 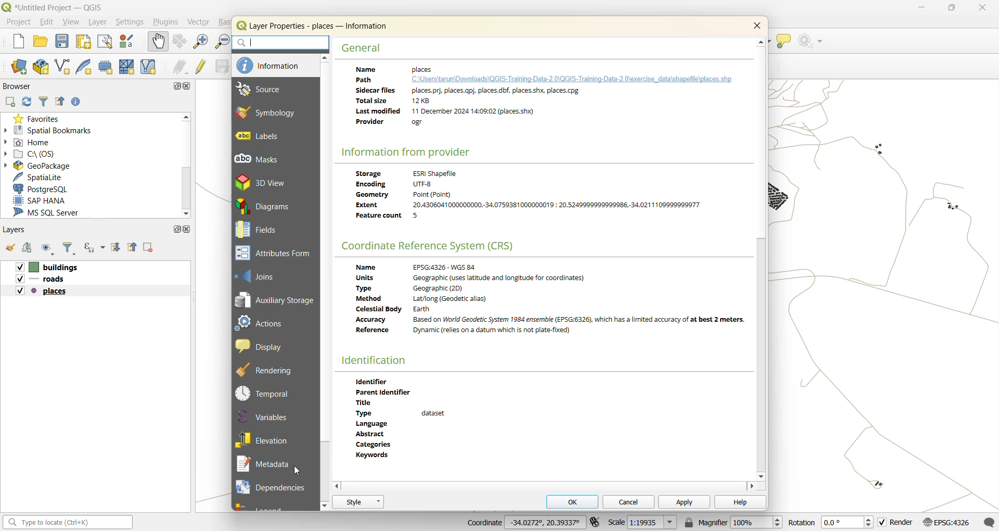 I want to click on enable properties, so click(x=79, y=102).